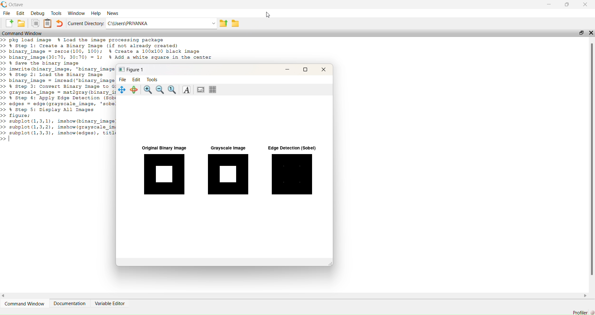 This screenshot has width=595, height=315. Describe the element at coordinates (63, 121) in the screenshot. I see `subplot (1,3,1), imshow(binary image!` at that location.